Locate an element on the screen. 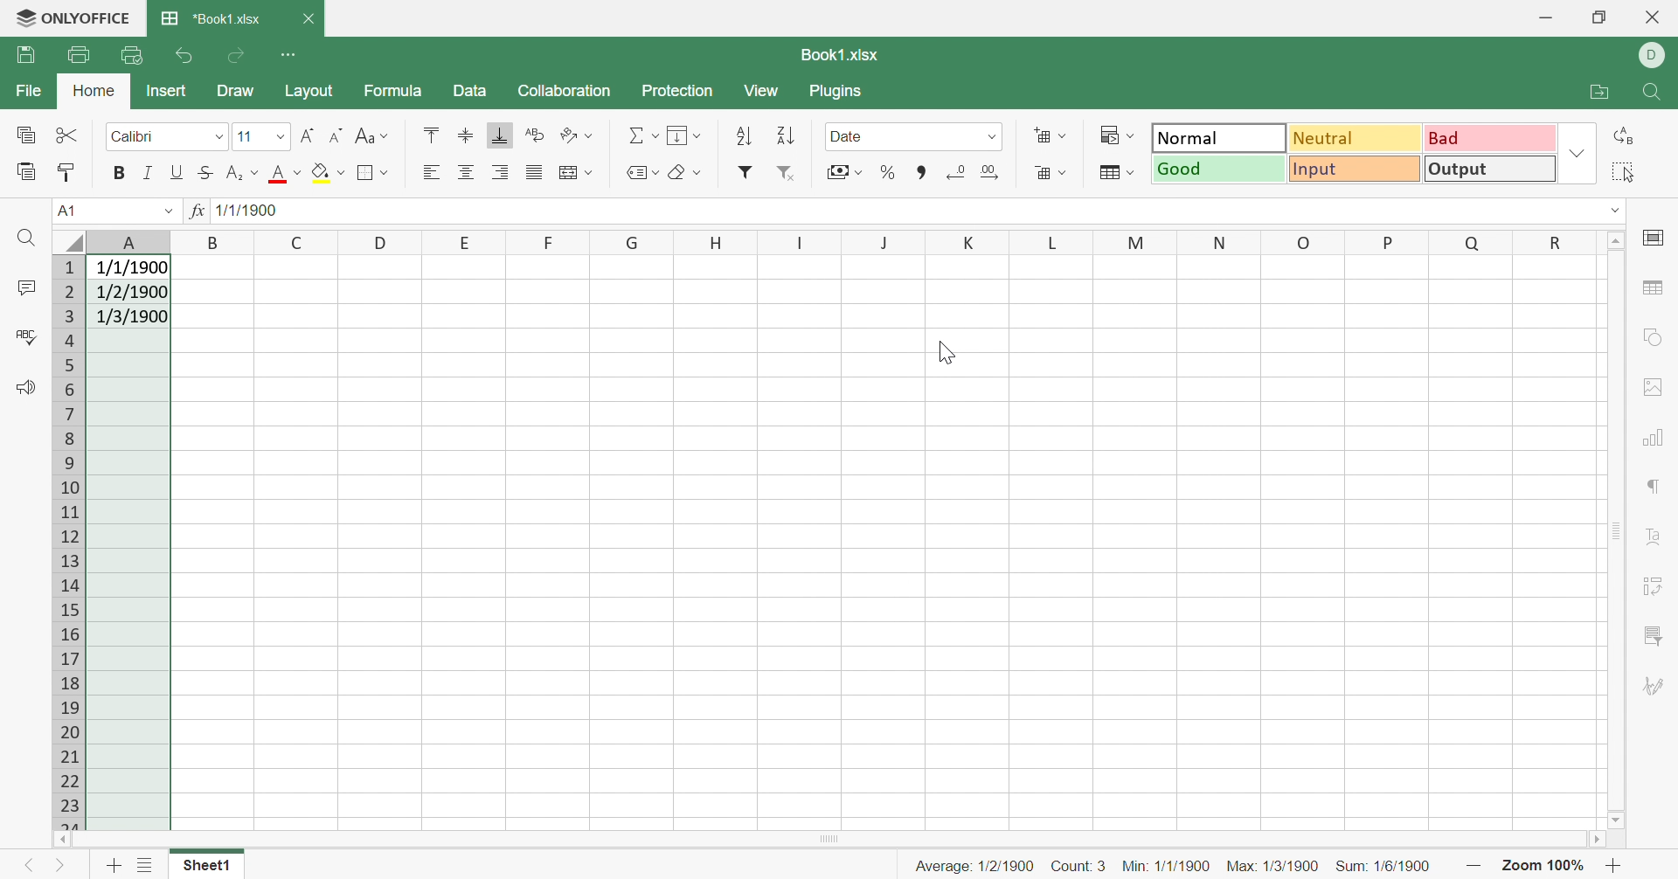 Image resolution: width=1678 pixels, height=879 pixels. Align right is located at coordinates (501, 172).